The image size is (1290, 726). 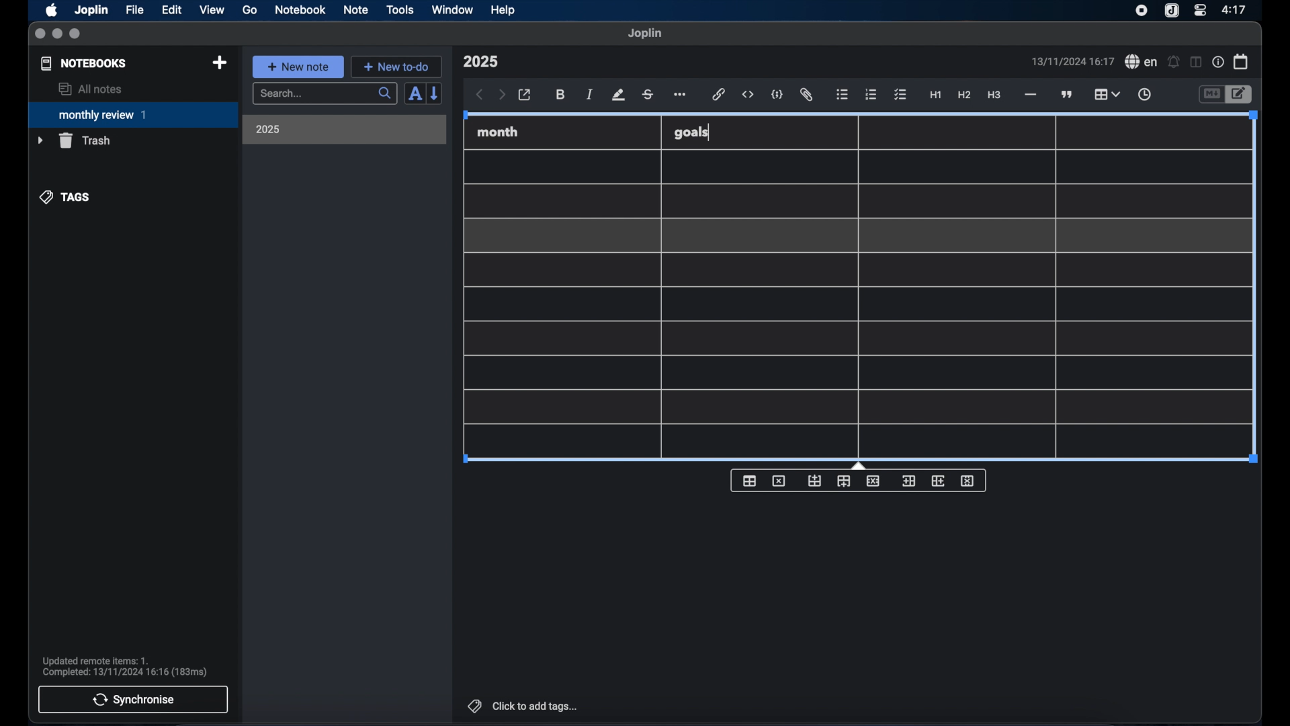 I want to click on hyperlink, so click(x=719, y=94).